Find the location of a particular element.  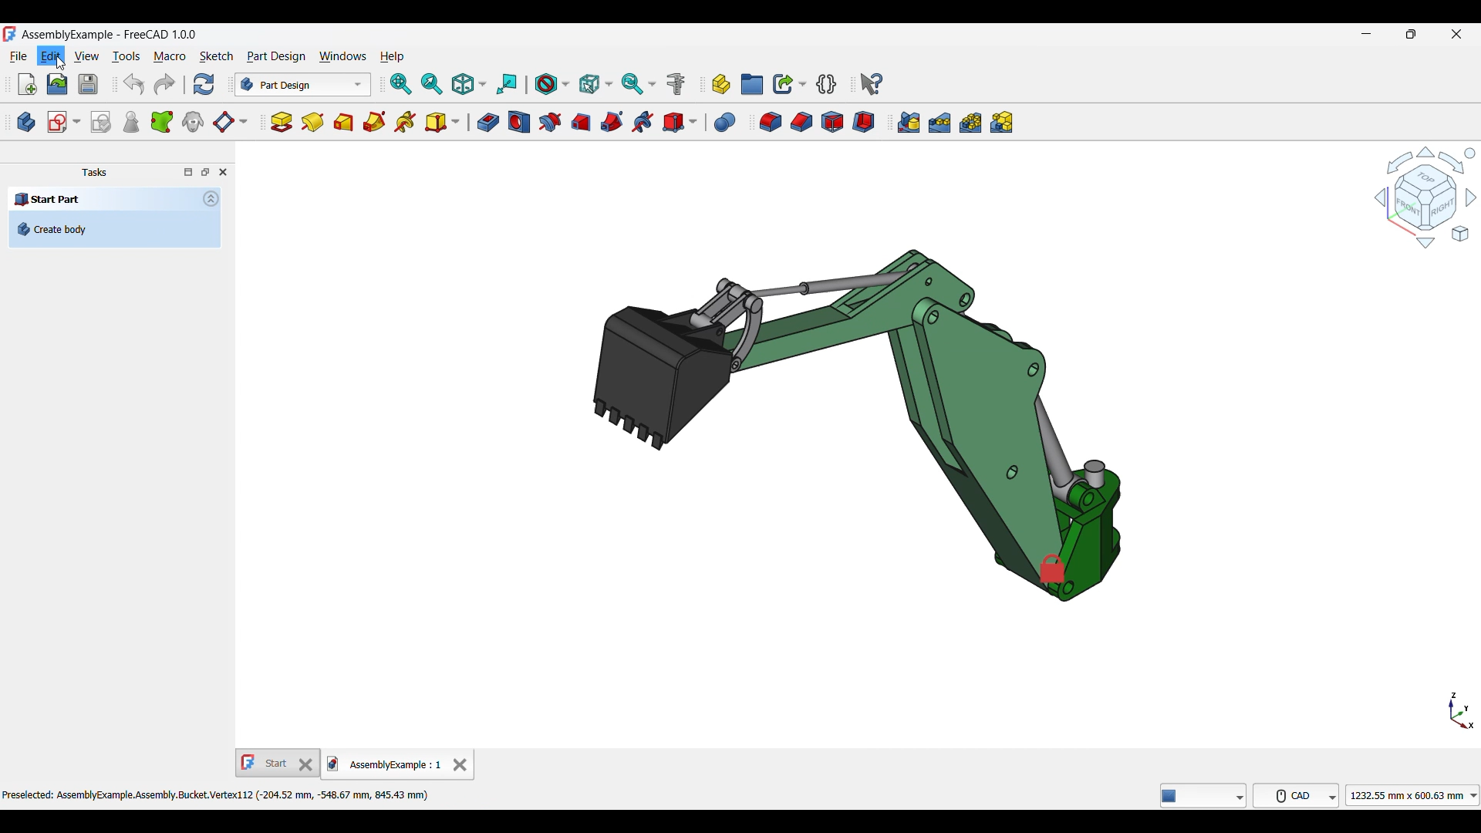

Groove is located at coordinates (550, 123).